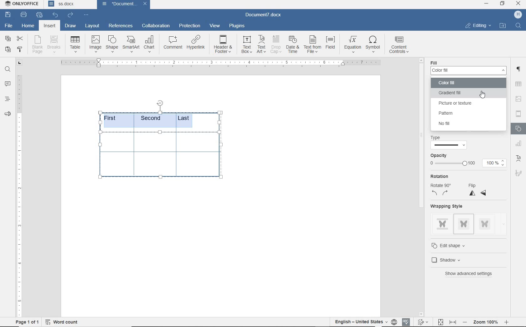  What do you see at coordinates (197, 44) in the screenshot?
I see `hyperlink` at bounding box center [197, 44].